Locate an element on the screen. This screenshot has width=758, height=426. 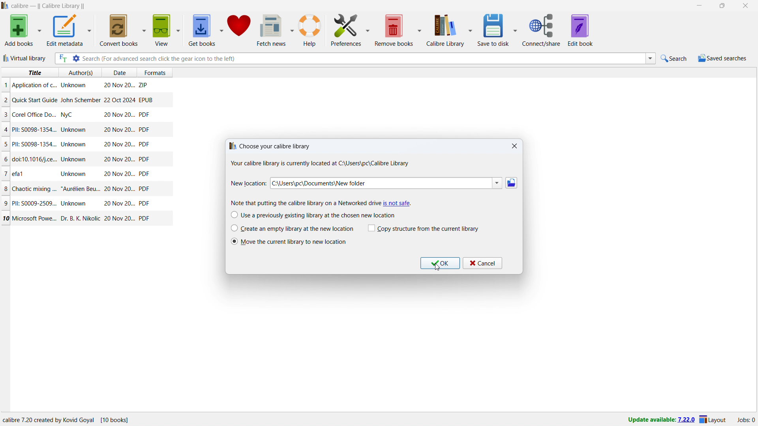
option selected is located at coordinates (234, 242).